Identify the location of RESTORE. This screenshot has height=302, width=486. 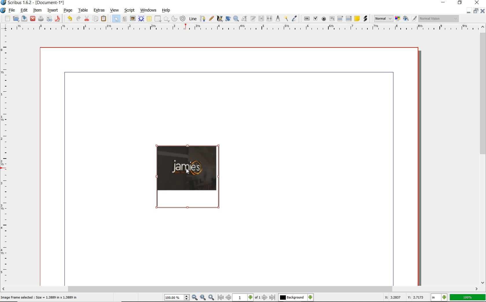
(476, 11).